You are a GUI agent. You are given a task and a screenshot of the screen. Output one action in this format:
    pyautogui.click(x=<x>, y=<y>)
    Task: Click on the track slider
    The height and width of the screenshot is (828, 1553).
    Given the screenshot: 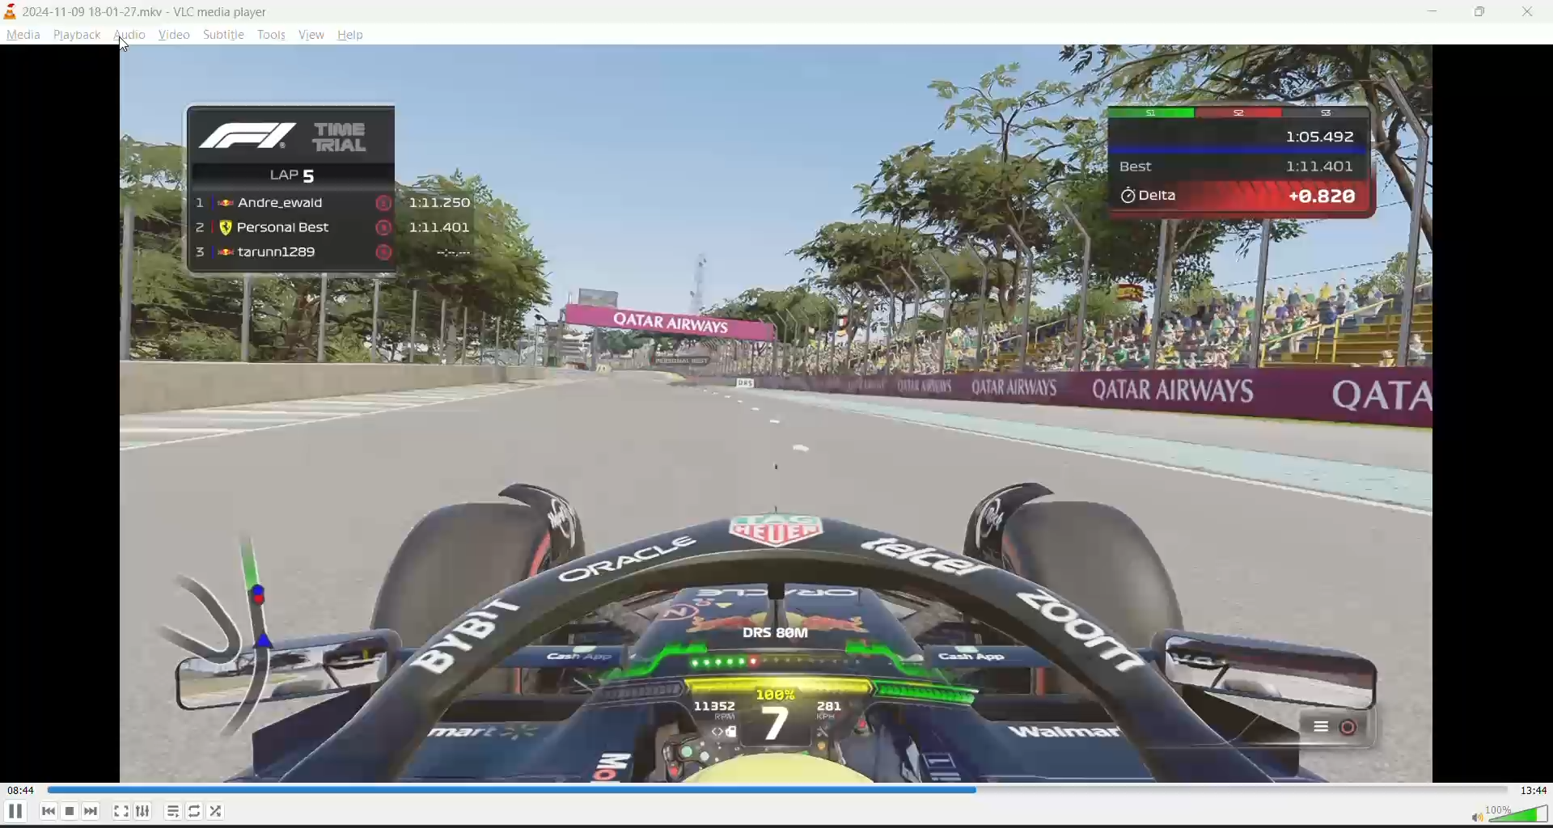 What is the action you would take?
    pyautogui.click(x=784, y=1126)
    